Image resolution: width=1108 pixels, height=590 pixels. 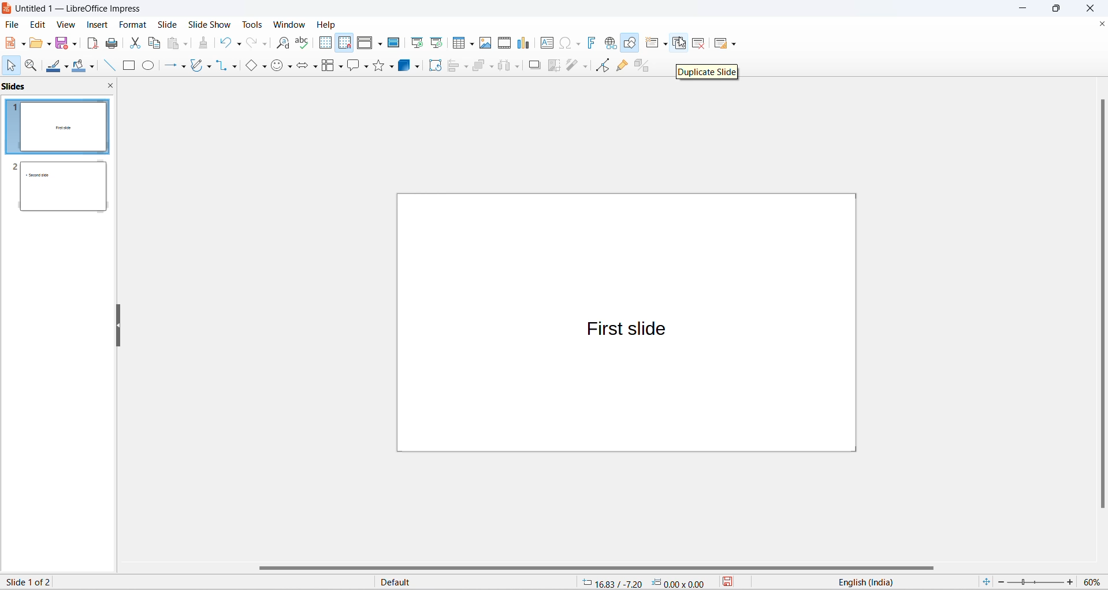 I want to click on print, so click(x=114, y=43).